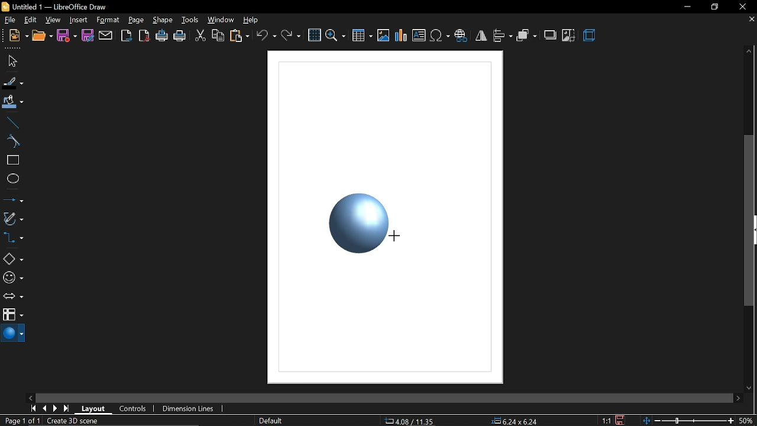 This screenshot has height=426, width=757. What do you see at coordinates (750, 51) in the screenshot?
I see `move up` at bounding box center [750, 51].